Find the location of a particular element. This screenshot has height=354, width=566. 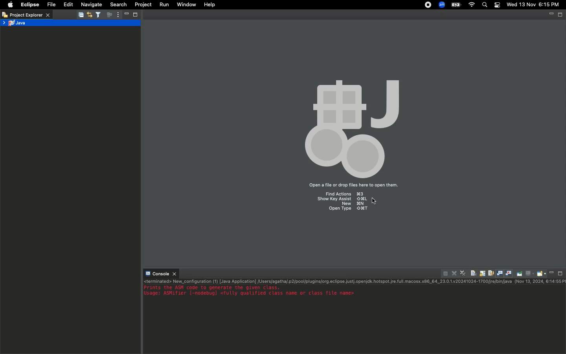

Window is located at coordinates (185, 5).